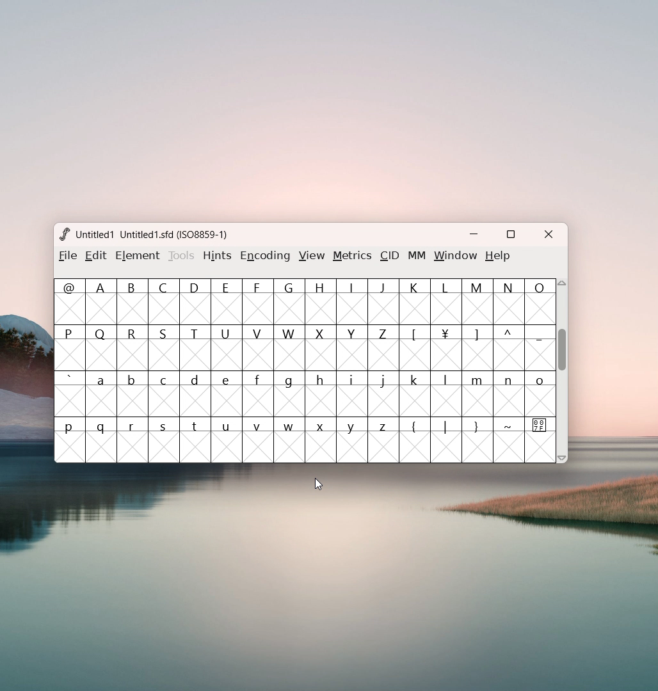 The width and height of the screenshot is (658, 691). I want to click on close, so click(547, 234).